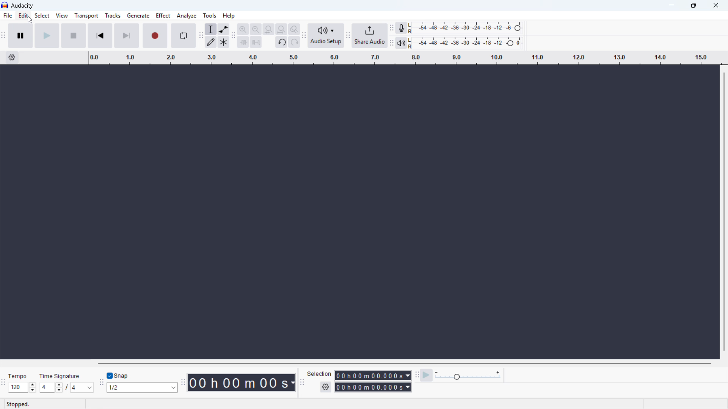 The height and width of the screenshot is (409, 728). What do you see at coordinates (468, 42) in the screenshot?
I see `playback level` at bounding box center [468, 42].